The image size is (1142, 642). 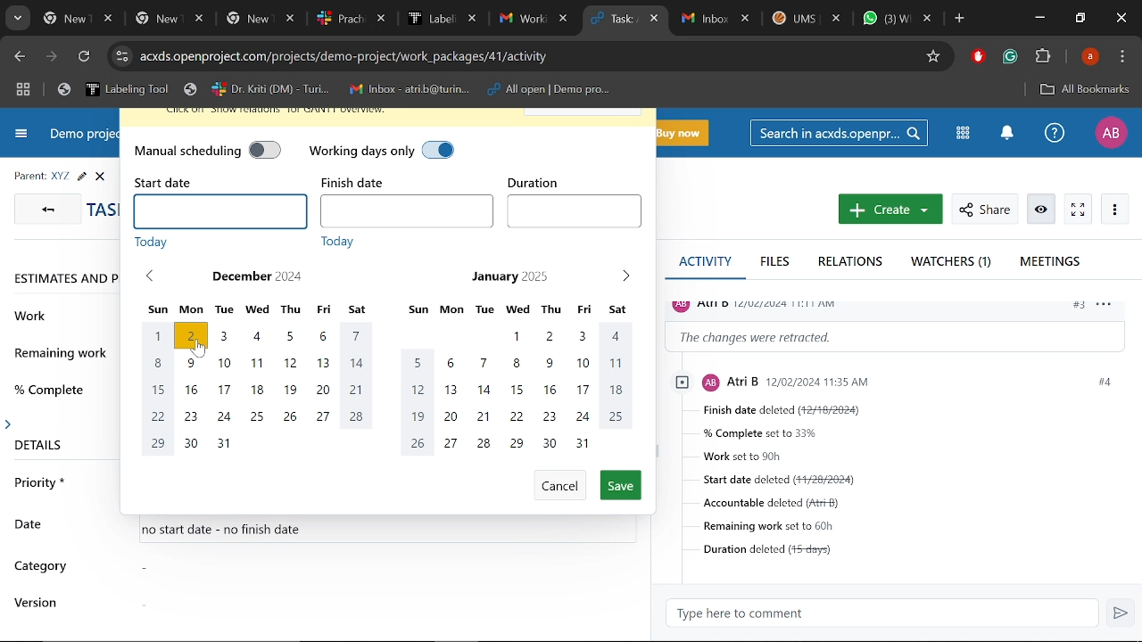 What do you see at coordinates (357, 148) in the screenshot?
I see `working days only` at bounding box center [357, 148].